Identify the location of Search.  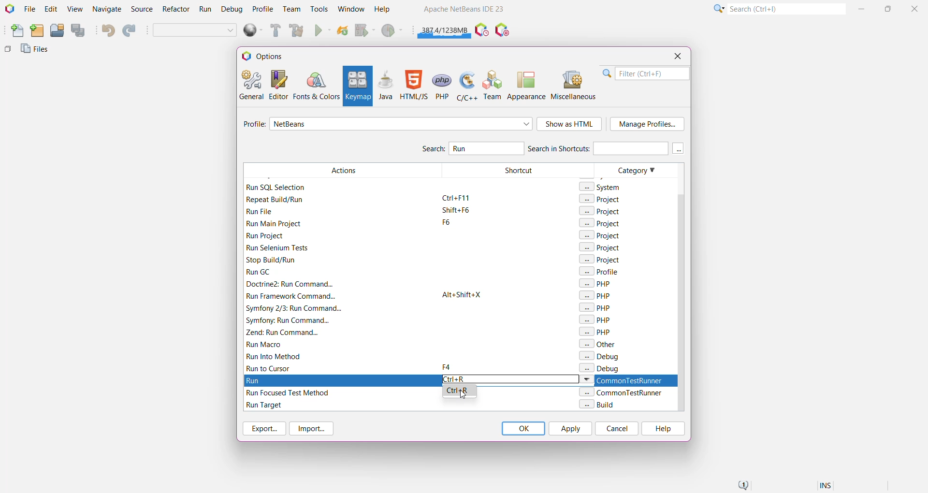
(433, 150).